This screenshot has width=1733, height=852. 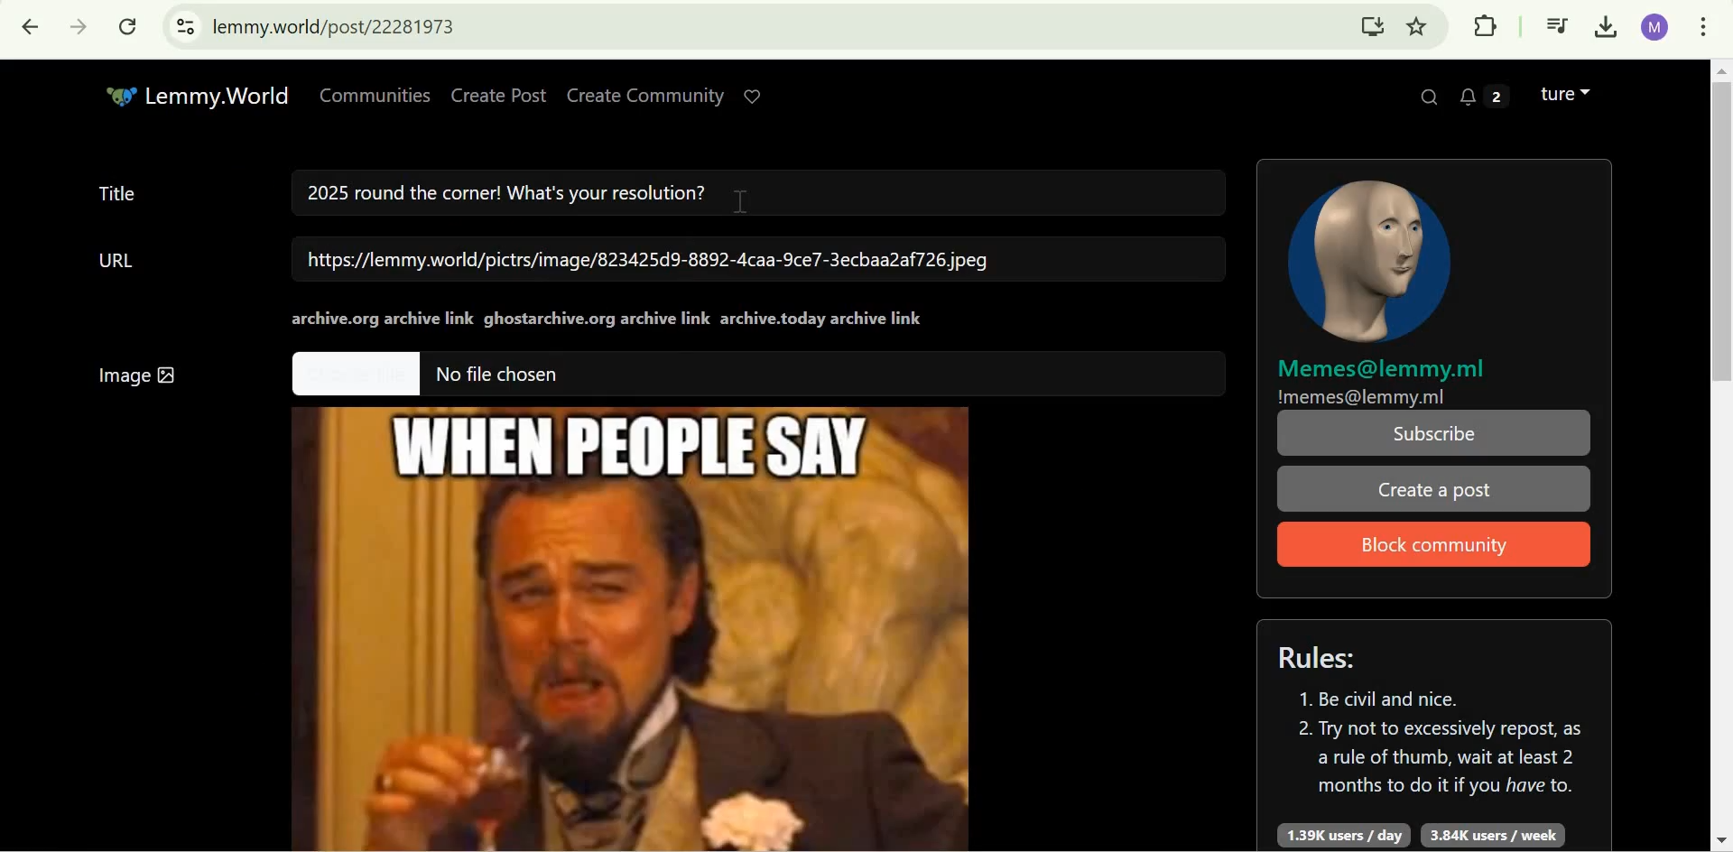 I want to click on Install Lemmy.World, so click(x=1374, y=25).